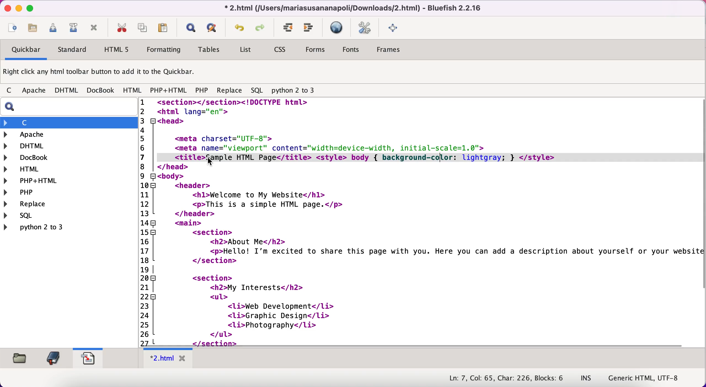  What do you see at coordinates (211, 50) in the screenshot?
I see `tables` at bounding box center [211, 50].